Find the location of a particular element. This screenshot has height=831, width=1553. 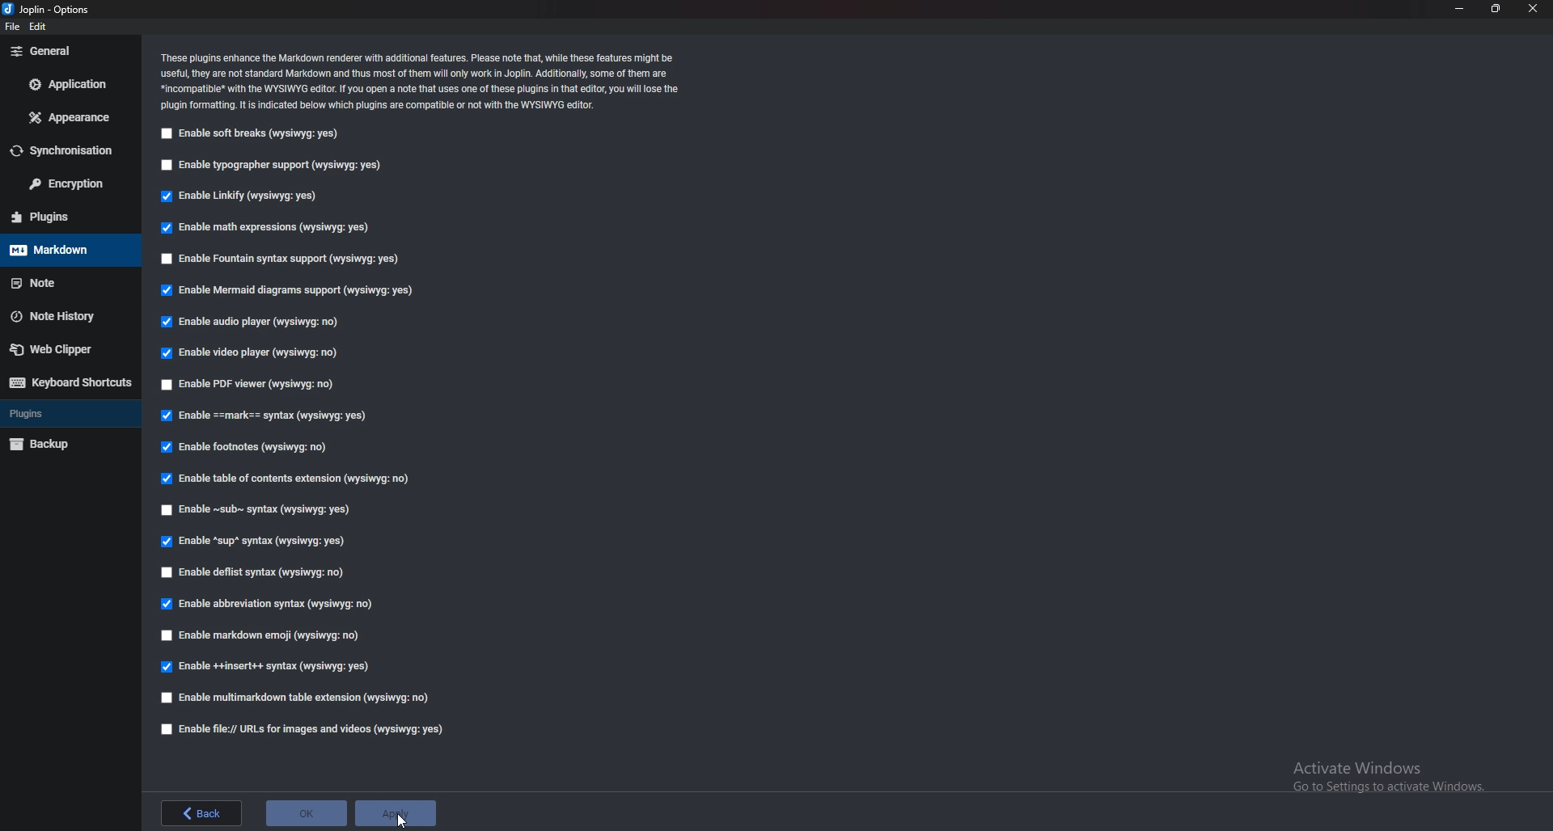

Info is located at coordinates (438, 80).